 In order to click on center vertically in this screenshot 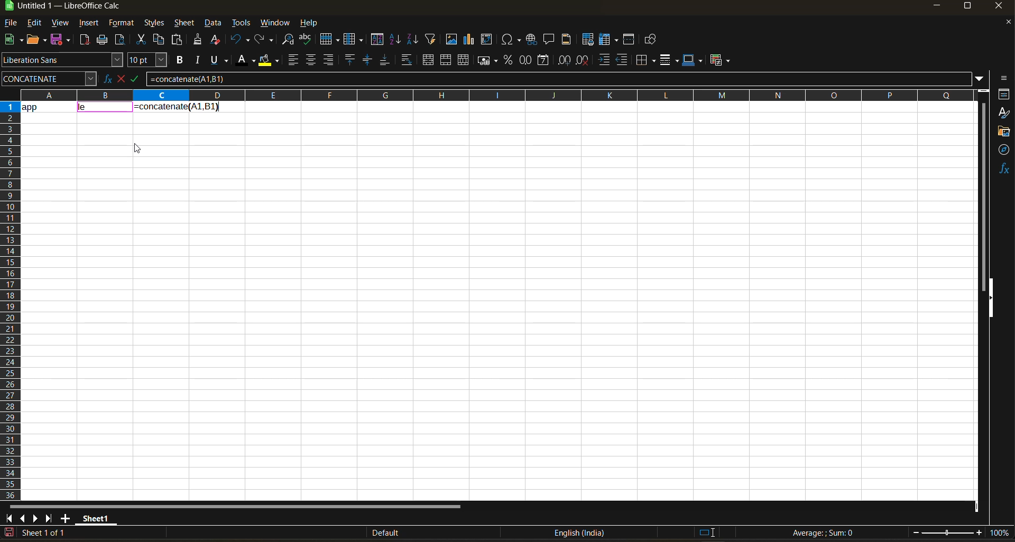, I will do `click(367, 60)`.